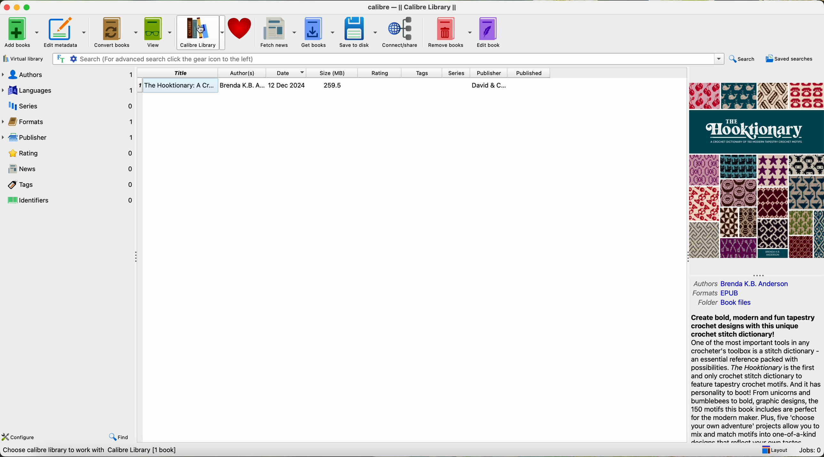  Describe the element at coordinates (68, 154) in the screenshot. I see `rating` at that location.